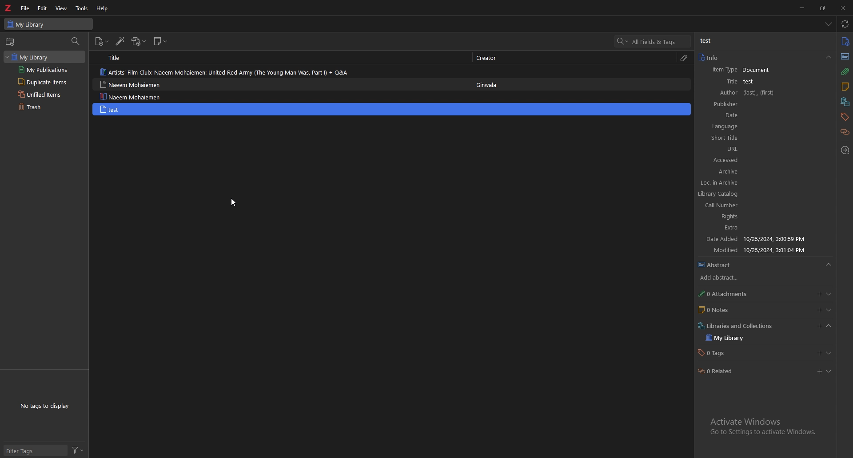 The height and width of the screenshot is (458, 853). What do you see at coordinates (833, 351) in the screenshot?
I see `modified input` at bounding box center [833, 351].